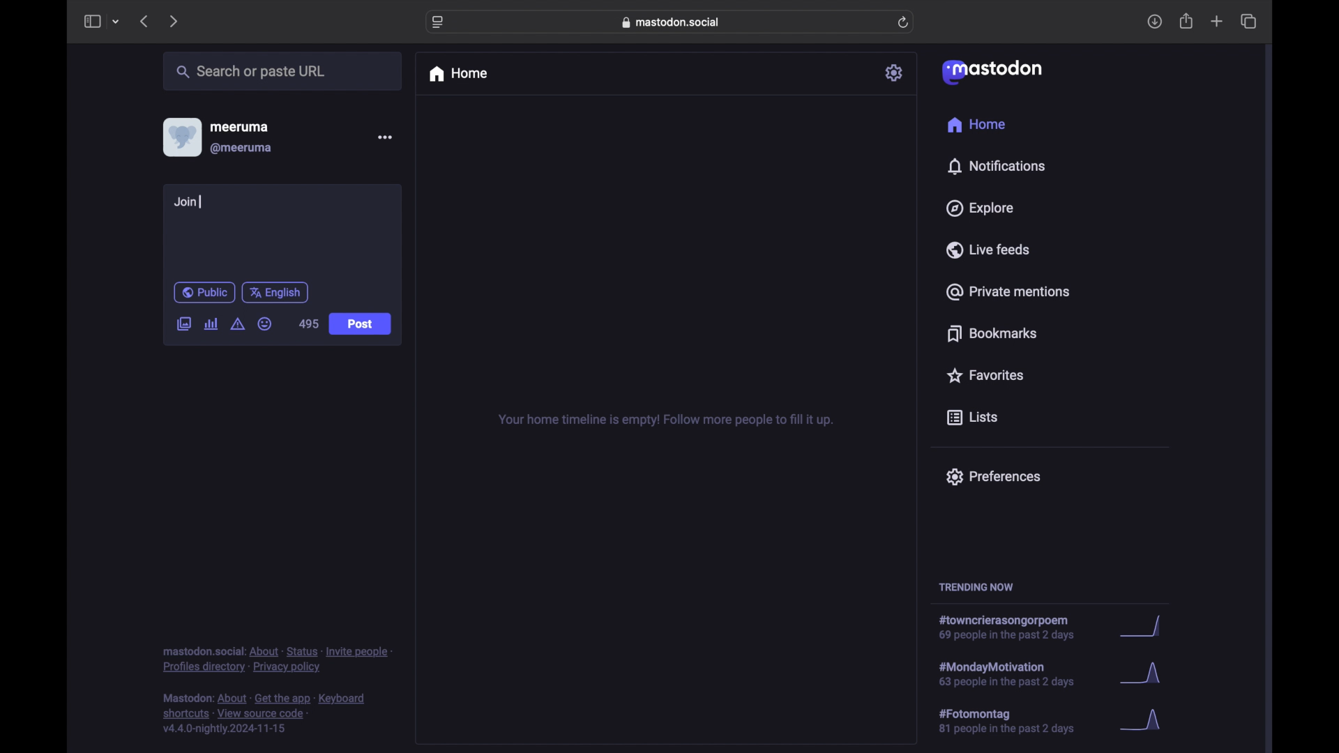 The image size is (1339, 753). Describe the element at coordinates (972, 418) in the screenshot. I see `lists` at that location.